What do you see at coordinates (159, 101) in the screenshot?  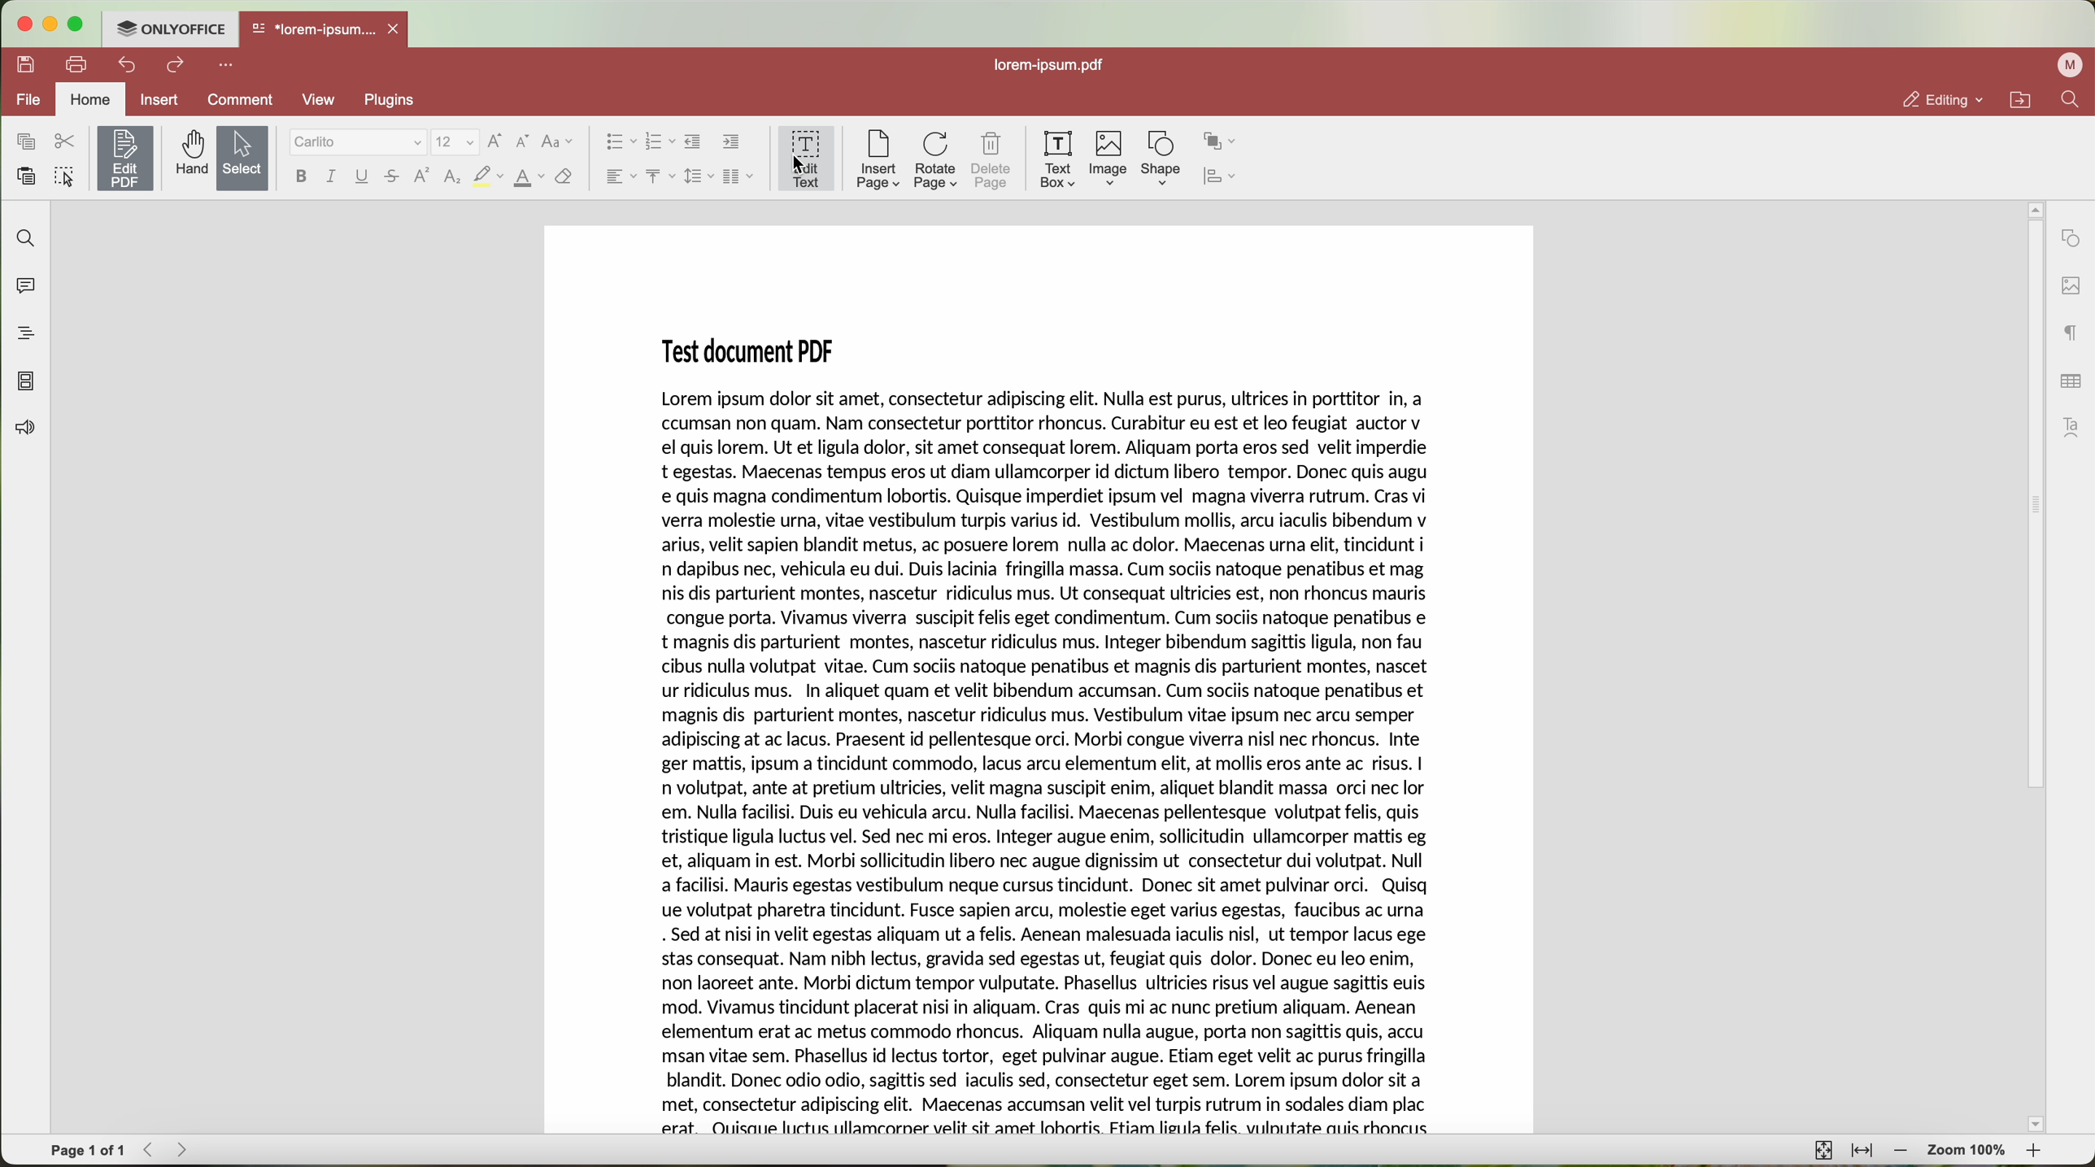 I see `insert` at bounding box center [159, 101].